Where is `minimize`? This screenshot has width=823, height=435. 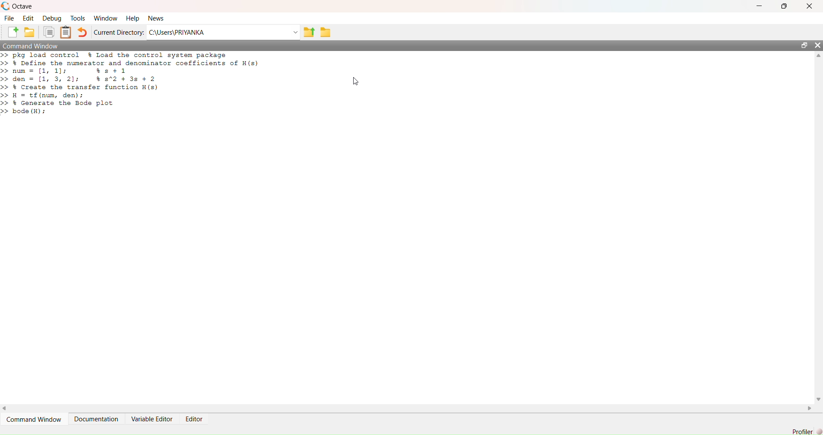 minimize is located at coordinates (760, 6).